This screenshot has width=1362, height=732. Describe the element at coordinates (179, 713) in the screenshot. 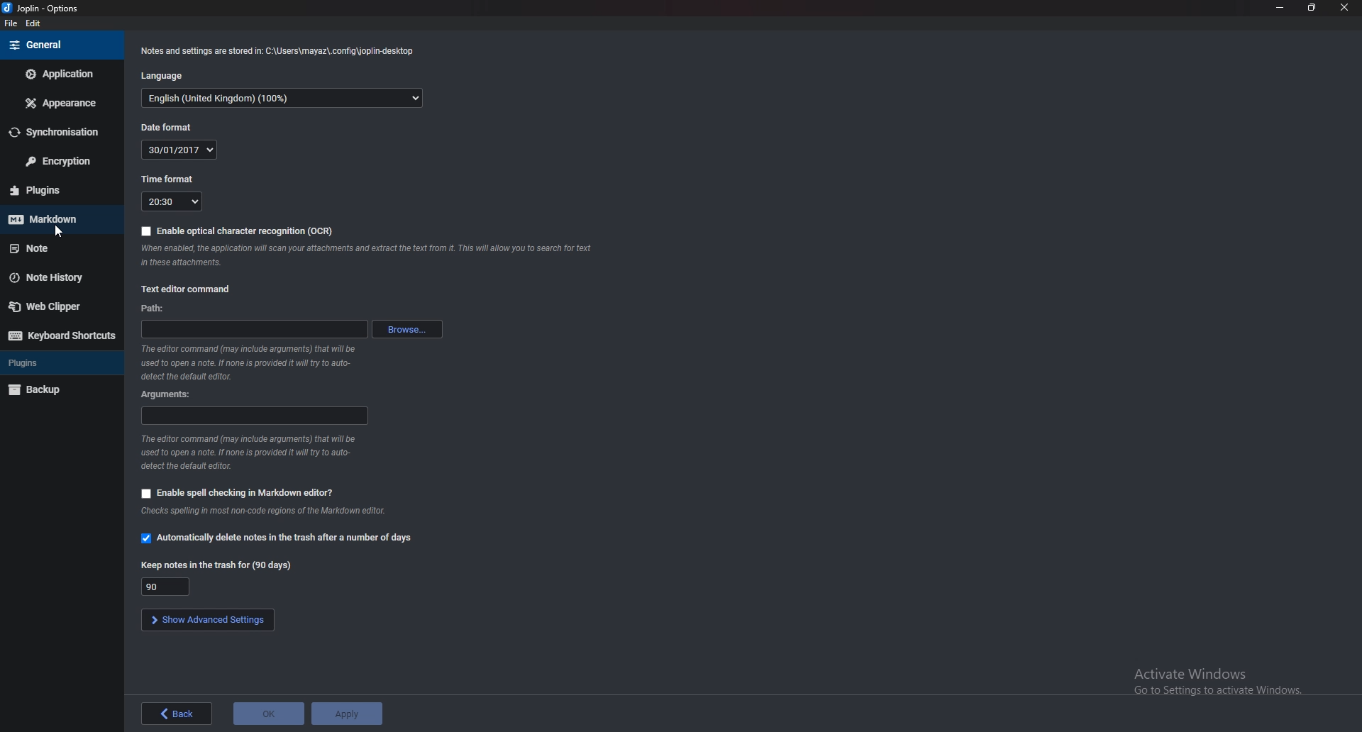

I see `back` at that location.